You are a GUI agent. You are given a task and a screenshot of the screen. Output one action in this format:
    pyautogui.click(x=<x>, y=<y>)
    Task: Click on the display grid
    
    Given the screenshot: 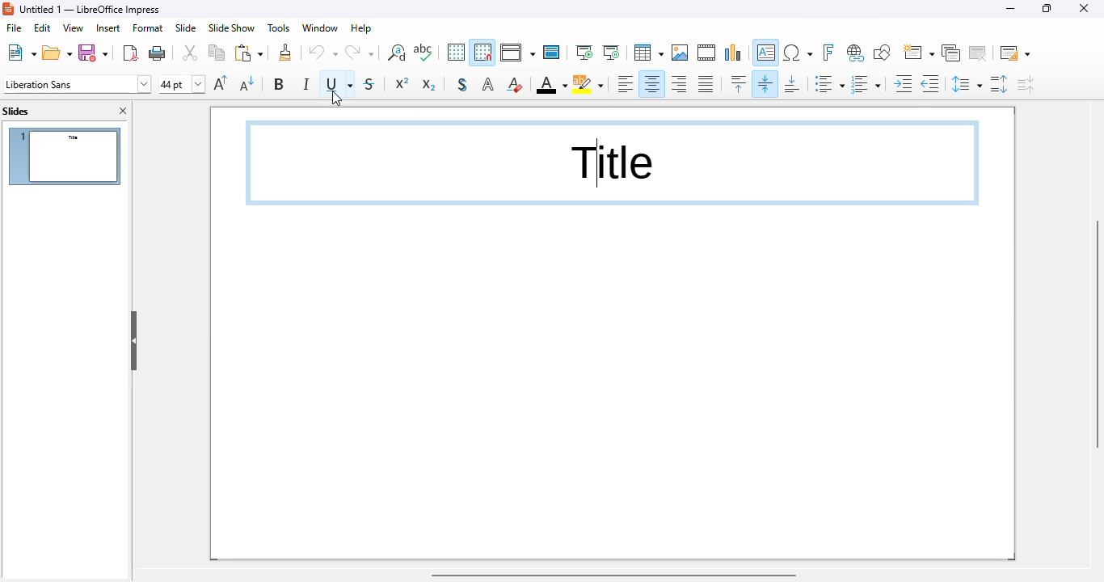 What is the action you would take?
    pyautogui.click(x=456, y=53)
    